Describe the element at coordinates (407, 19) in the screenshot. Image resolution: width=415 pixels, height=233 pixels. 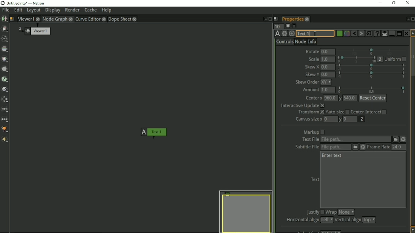
I see `Float pane` at that location.